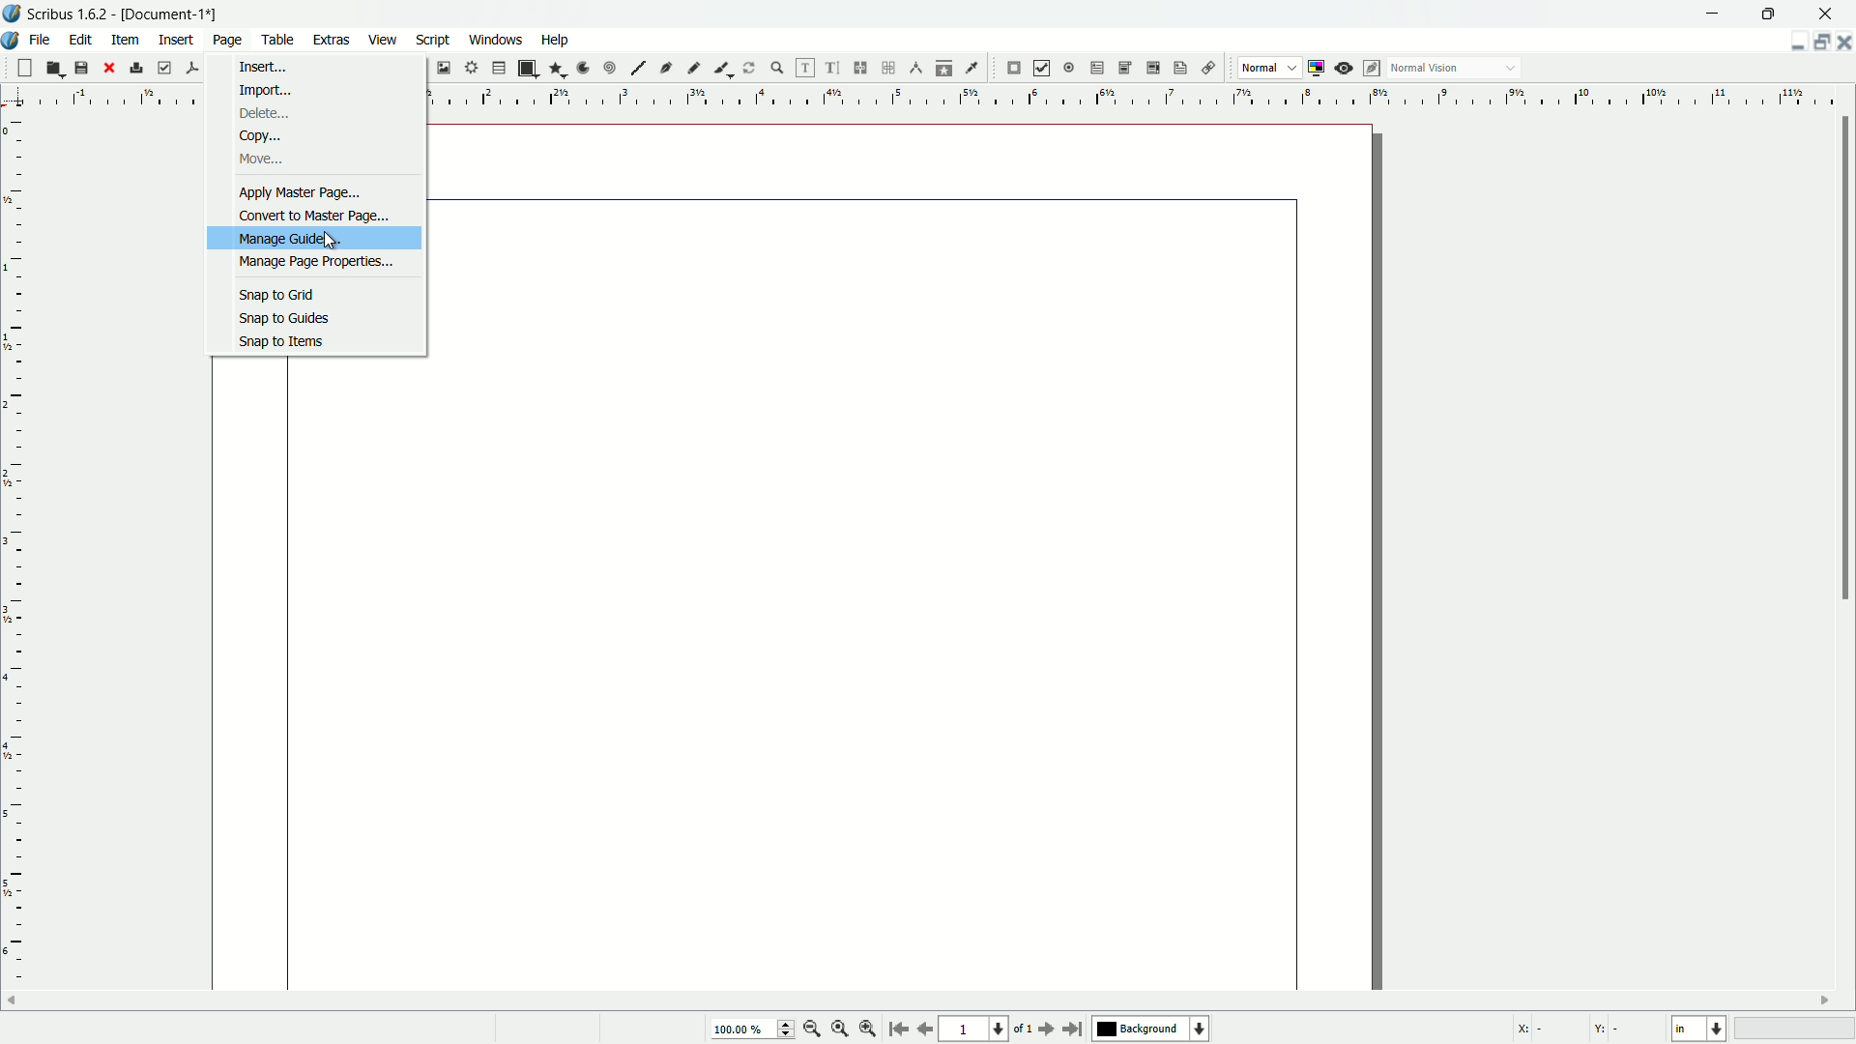 Image resolution: width=1856 pixels, height=1044 pixels. What do you see at coordinates (68, 15) in the screenshot?
I see `app name` at bounding box center [68, 15].